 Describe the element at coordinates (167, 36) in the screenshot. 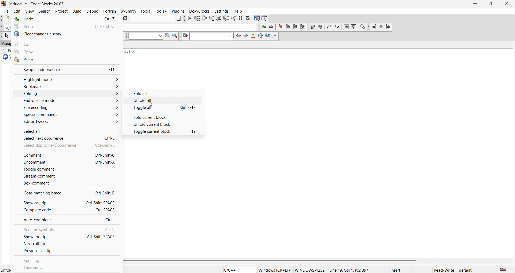

I see `find in page` at that location.